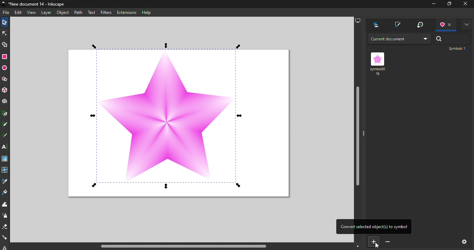 This screenshot has width=474, height=250. I want to click on Vertical scroll bar, so click(357, 116).